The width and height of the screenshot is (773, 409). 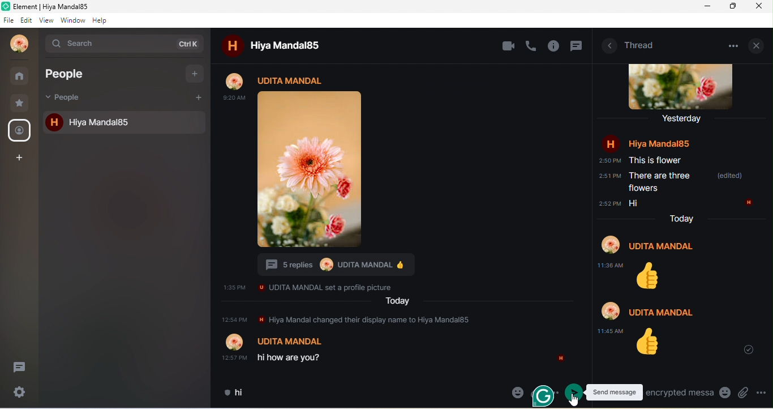 What do you see at coordinates (728, 176) in the screenshot?
I see `(edited)` at bounding box center [728, 176].